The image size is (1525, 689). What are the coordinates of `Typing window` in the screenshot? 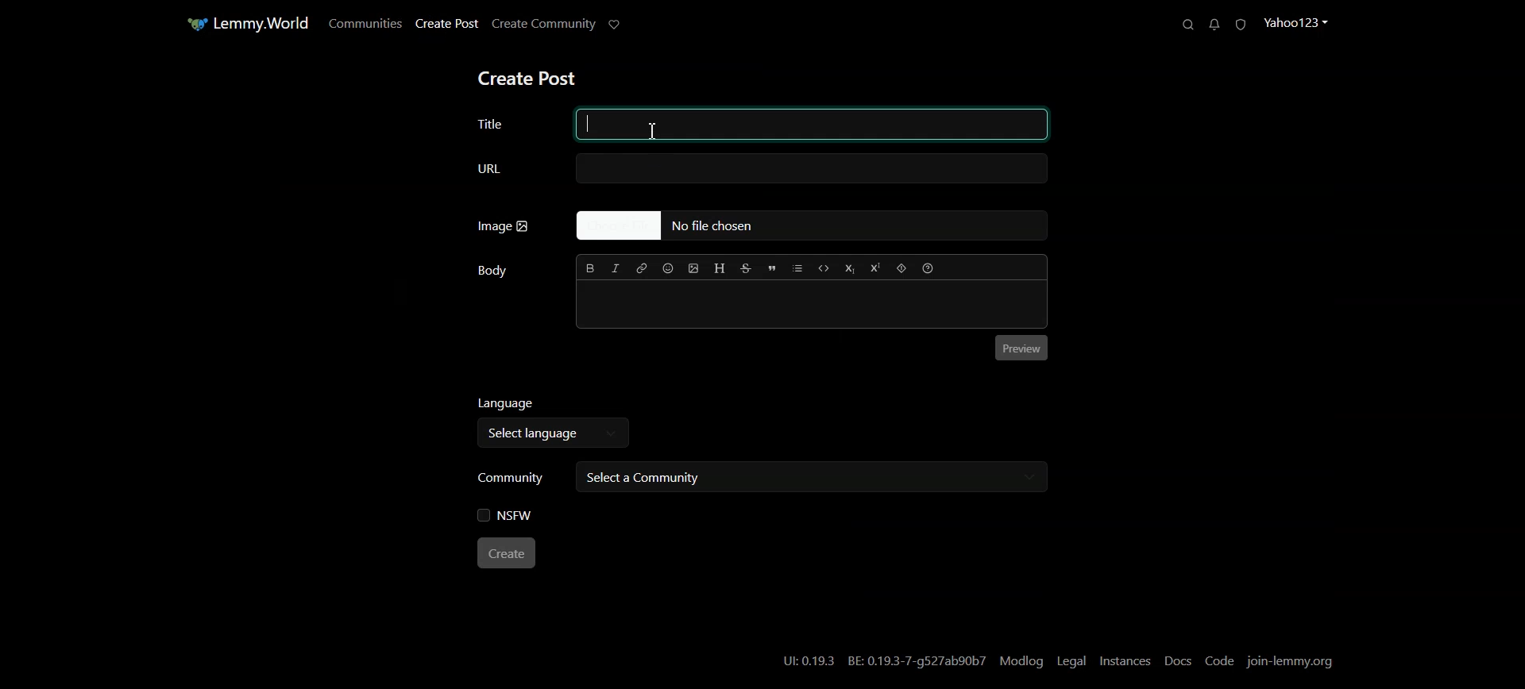 It's located at (813, 306).